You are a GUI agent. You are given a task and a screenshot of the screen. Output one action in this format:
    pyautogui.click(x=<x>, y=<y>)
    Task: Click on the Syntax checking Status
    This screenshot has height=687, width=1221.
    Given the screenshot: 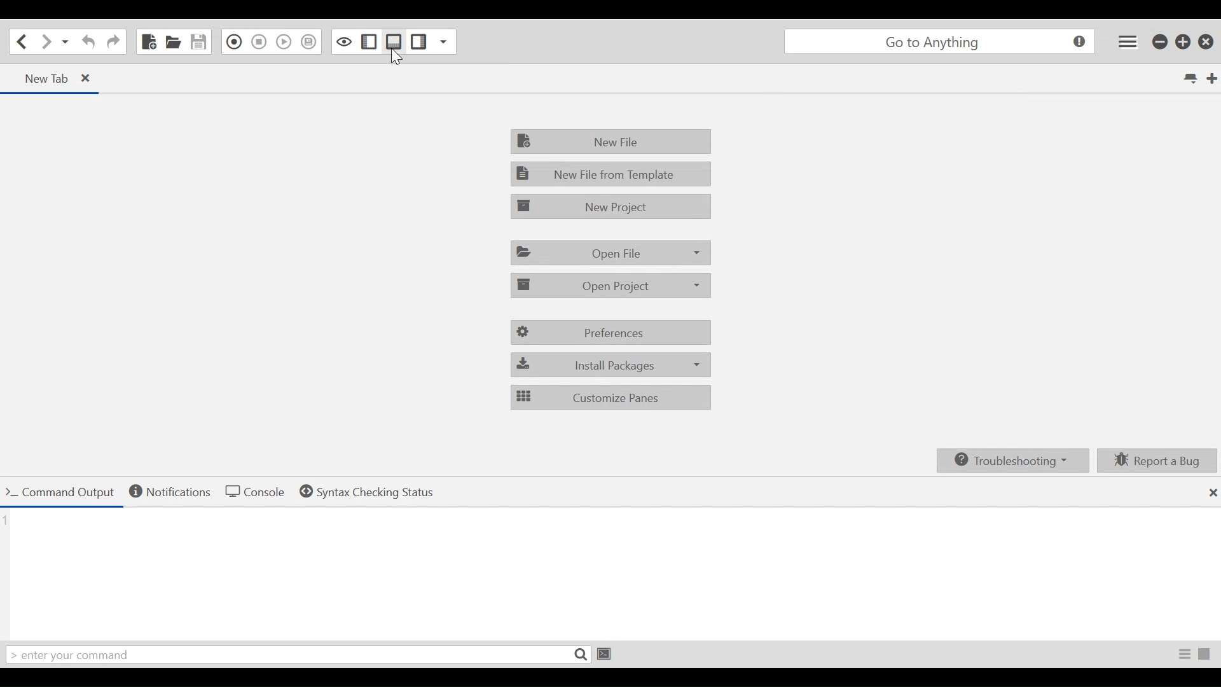 What is the action you would take?
    pyautogui.click(x=366, y=492)
    